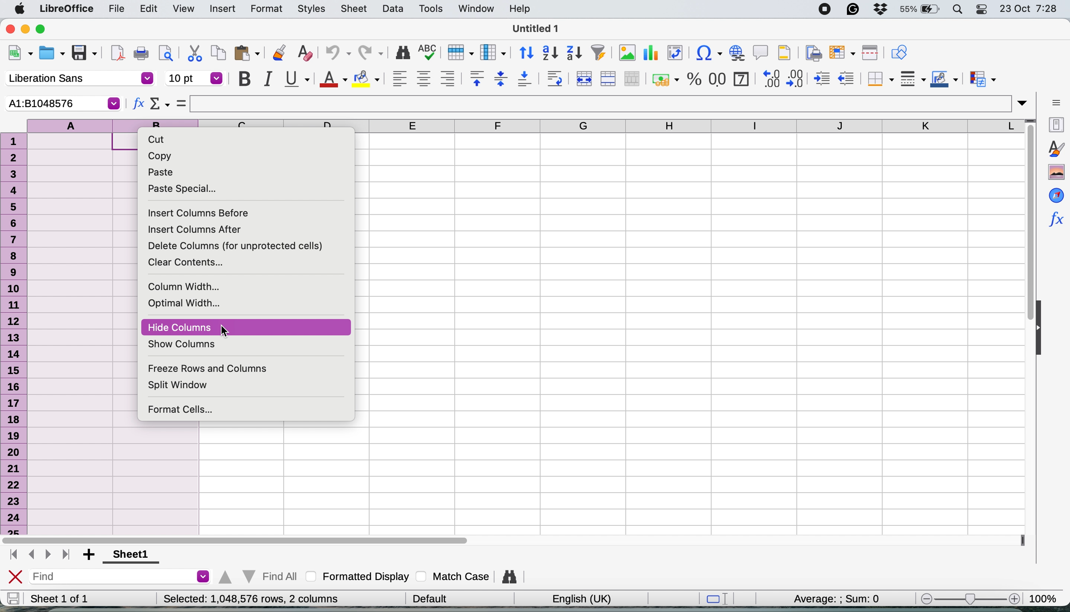 The width and height of the screenshot is (1070, 612). What do you see at coordinates (575, 53) in the screenshot?
I see `sort descending` at bounding box center [575, 53].